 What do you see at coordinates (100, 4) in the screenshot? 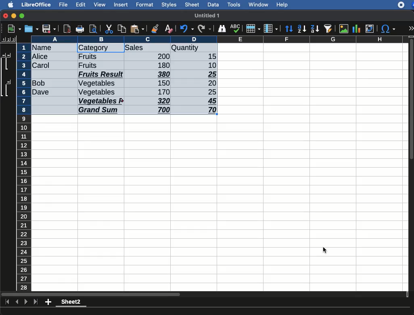
I see `view` at bounding box center [100, 4].